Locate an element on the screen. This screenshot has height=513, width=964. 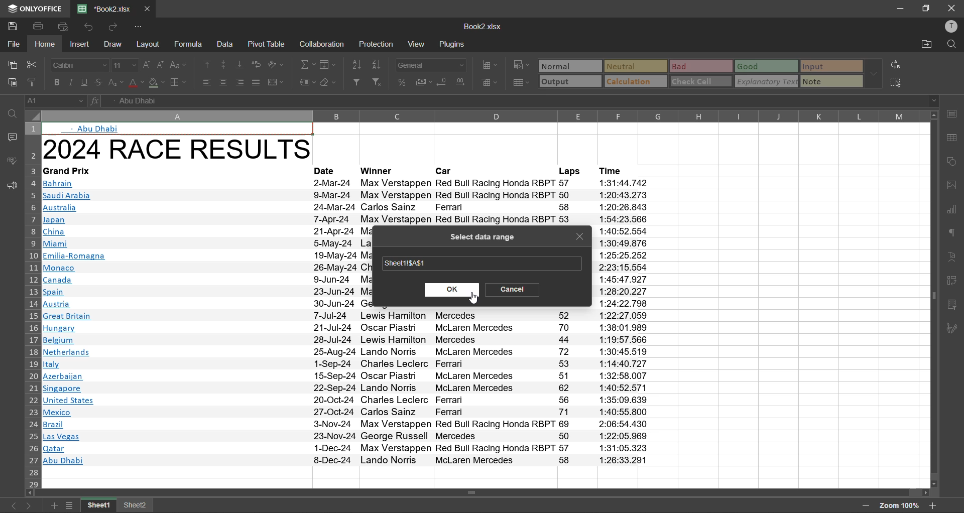
formula bar is located at coordinates (518, 101).